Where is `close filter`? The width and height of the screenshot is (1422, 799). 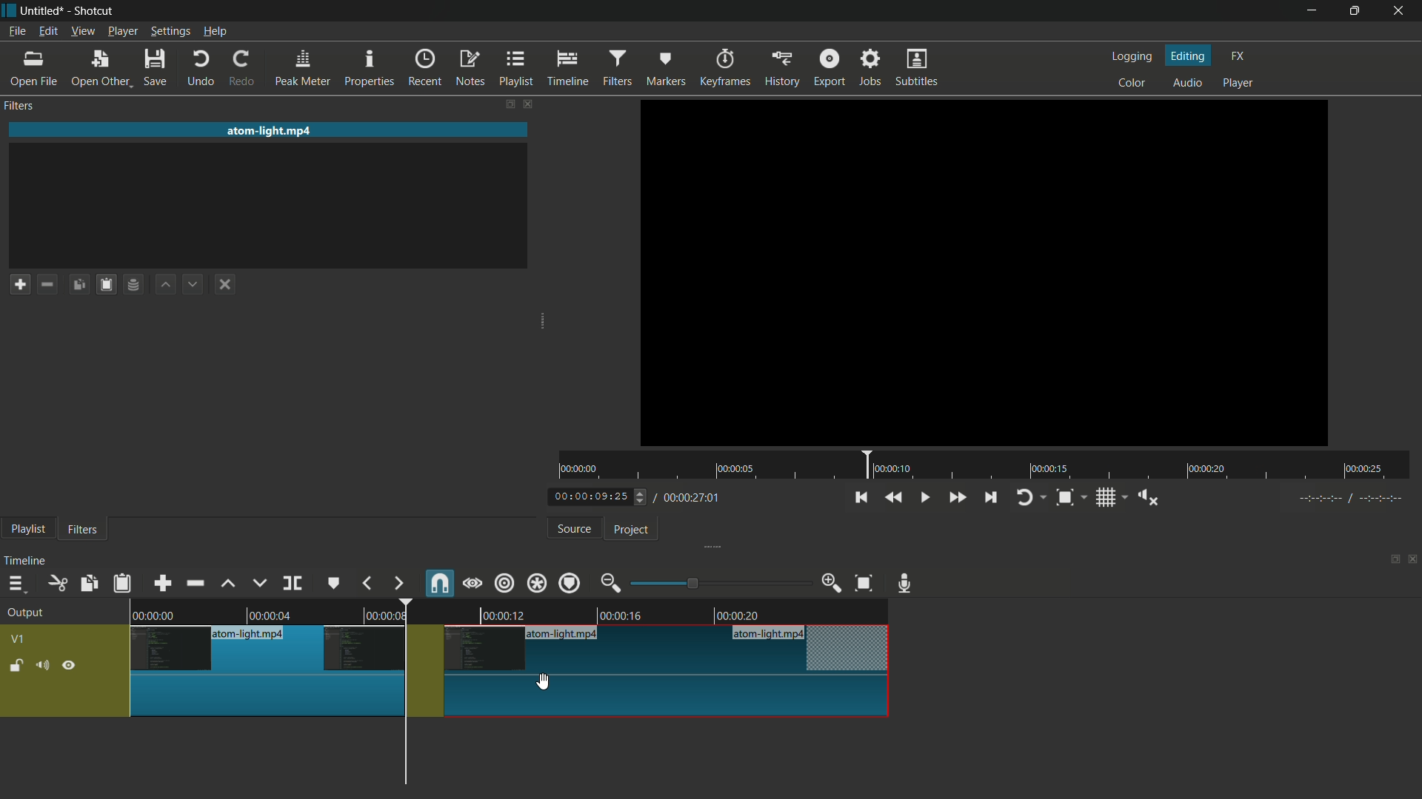 close filter is located at coordinates (527, 103).